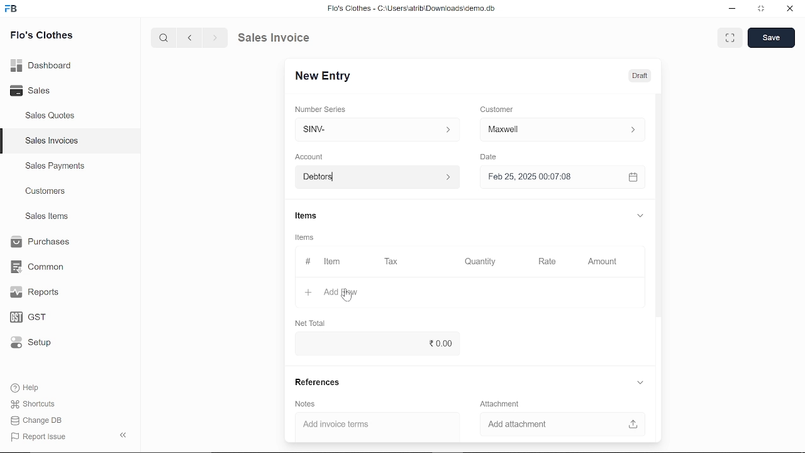 The height and width of the screenshot is (453, 805). I want to click on previous, so click(191, 38).